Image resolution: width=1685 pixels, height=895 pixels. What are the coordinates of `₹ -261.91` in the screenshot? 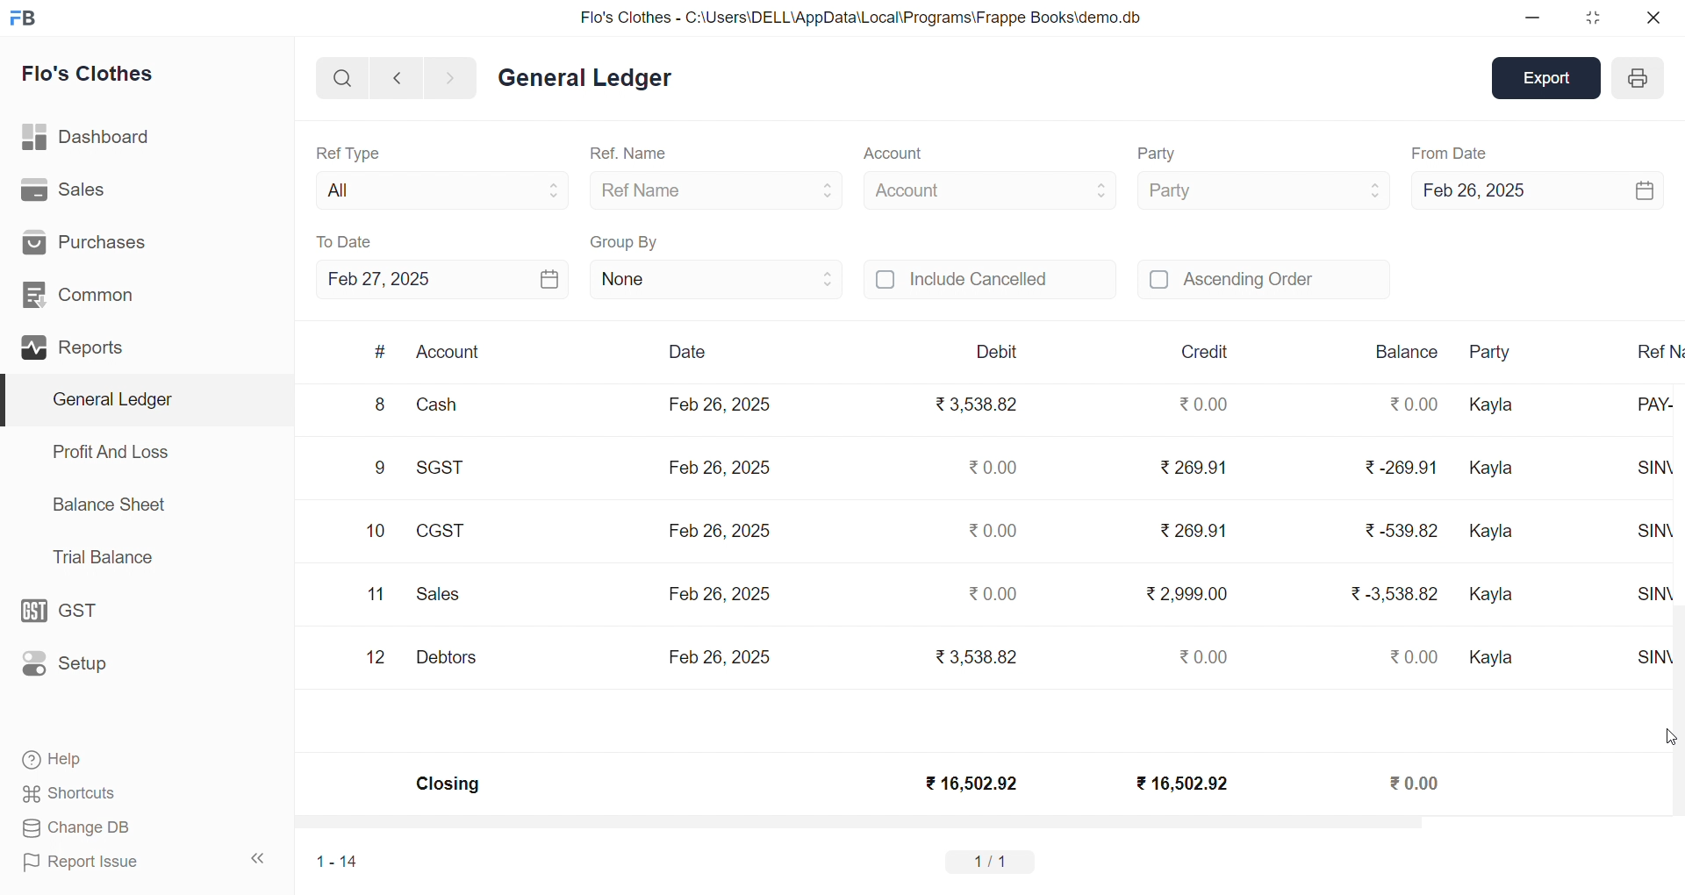 It's located at (1399, 470).